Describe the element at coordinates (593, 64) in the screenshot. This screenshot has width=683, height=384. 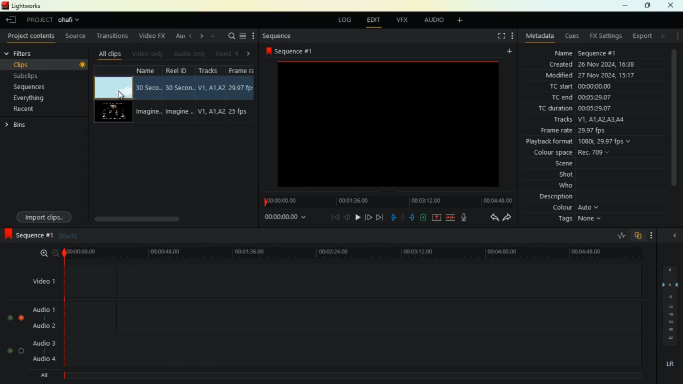
I see `created` at that location.